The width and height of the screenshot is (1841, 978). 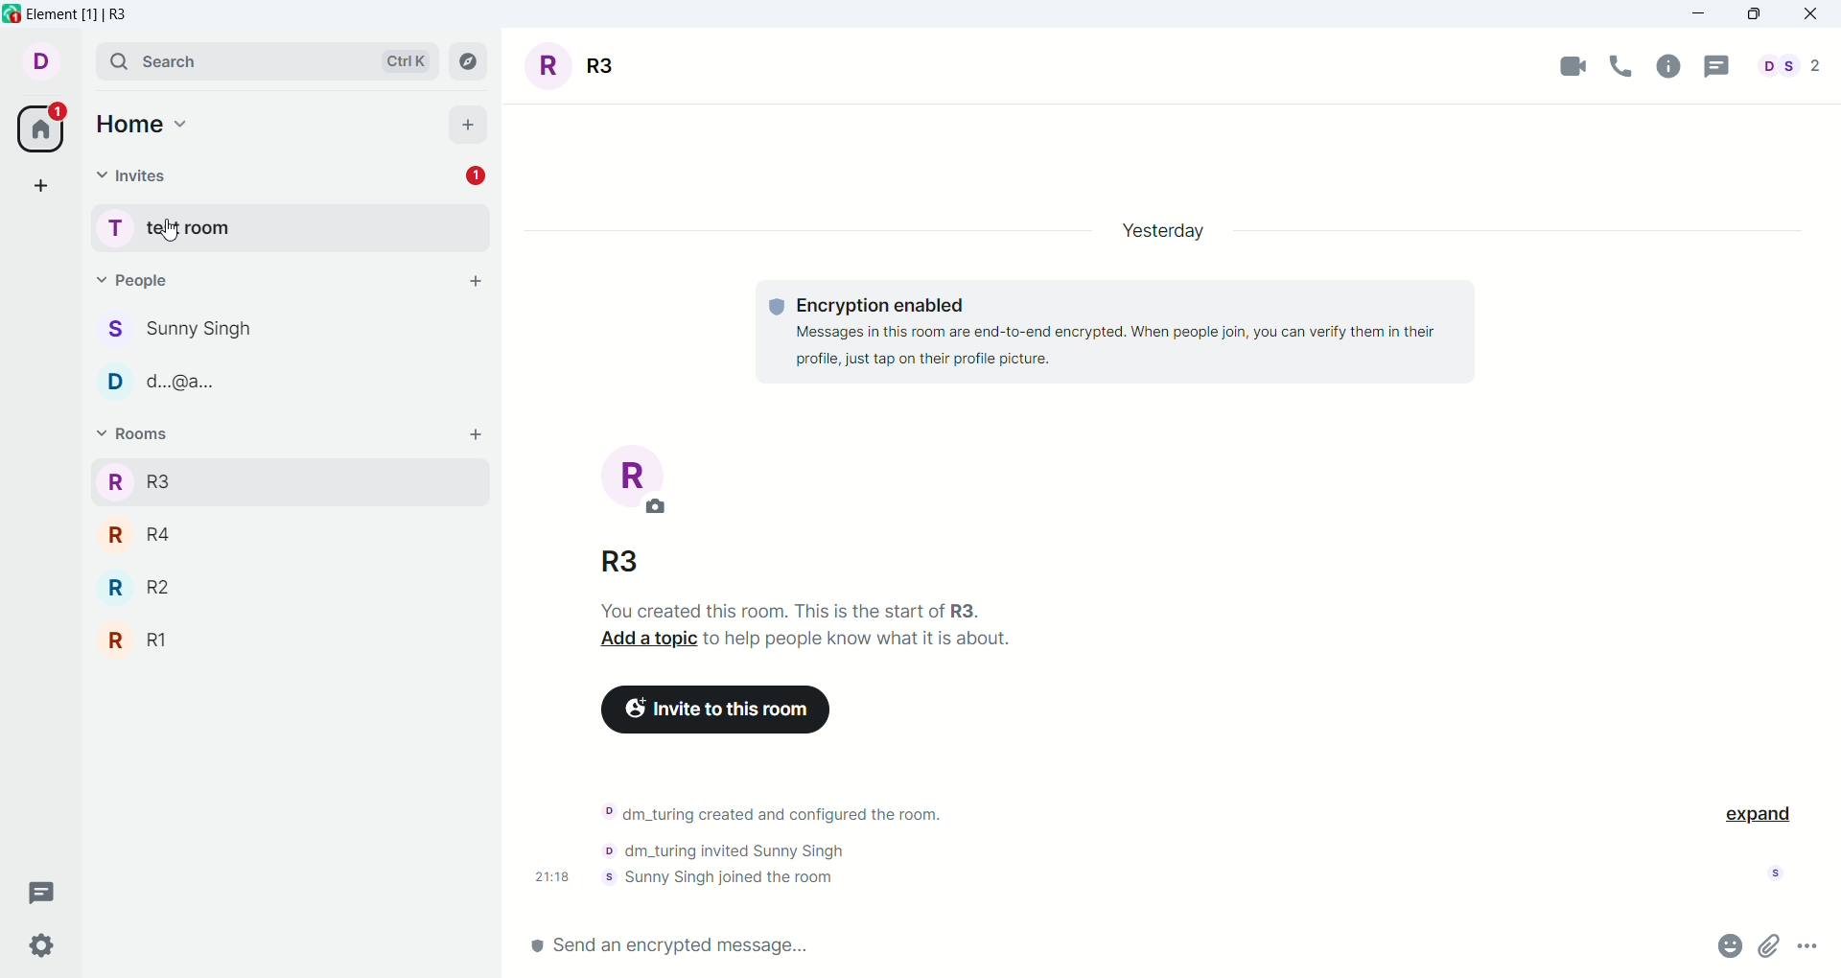 What do you see at coordinates (41, 61) in the screenshot?
I see `account` at bounding box center [41, 61].